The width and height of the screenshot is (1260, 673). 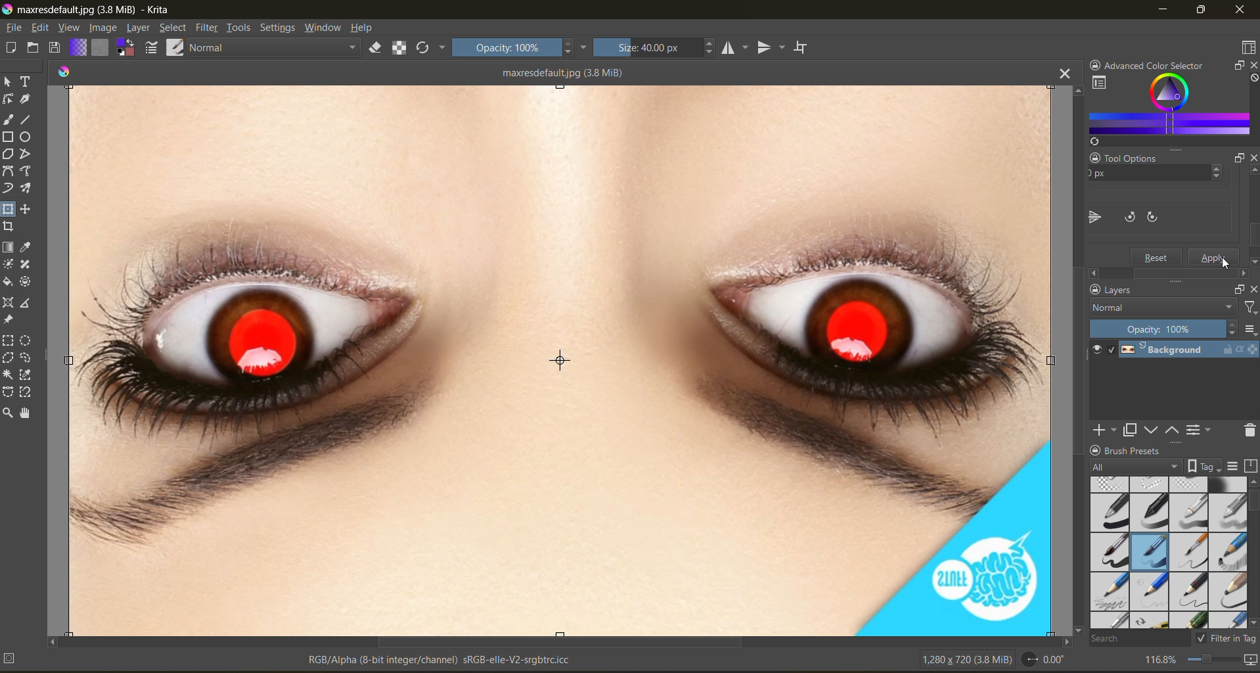 I want to click on image, so click(x=103, y=29).